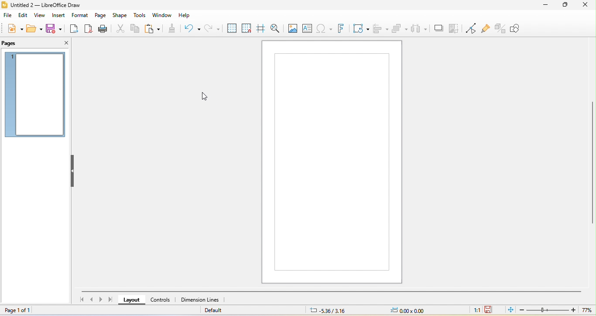 This screenshot has width=596, height=316. I want to click on fit page to current window, so click(510, 309).